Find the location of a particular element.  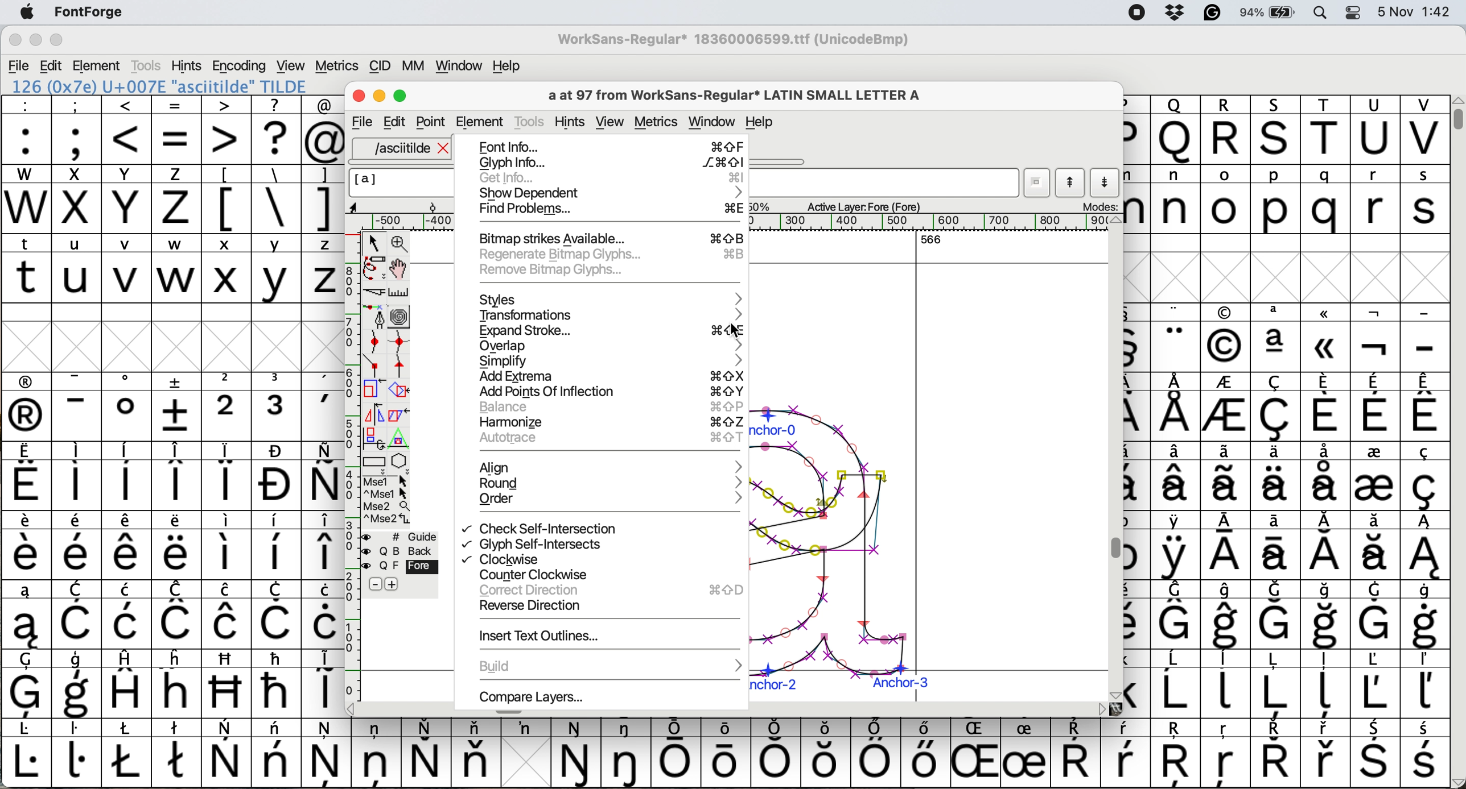

scroll by hand is located at coordinates (400, 269).